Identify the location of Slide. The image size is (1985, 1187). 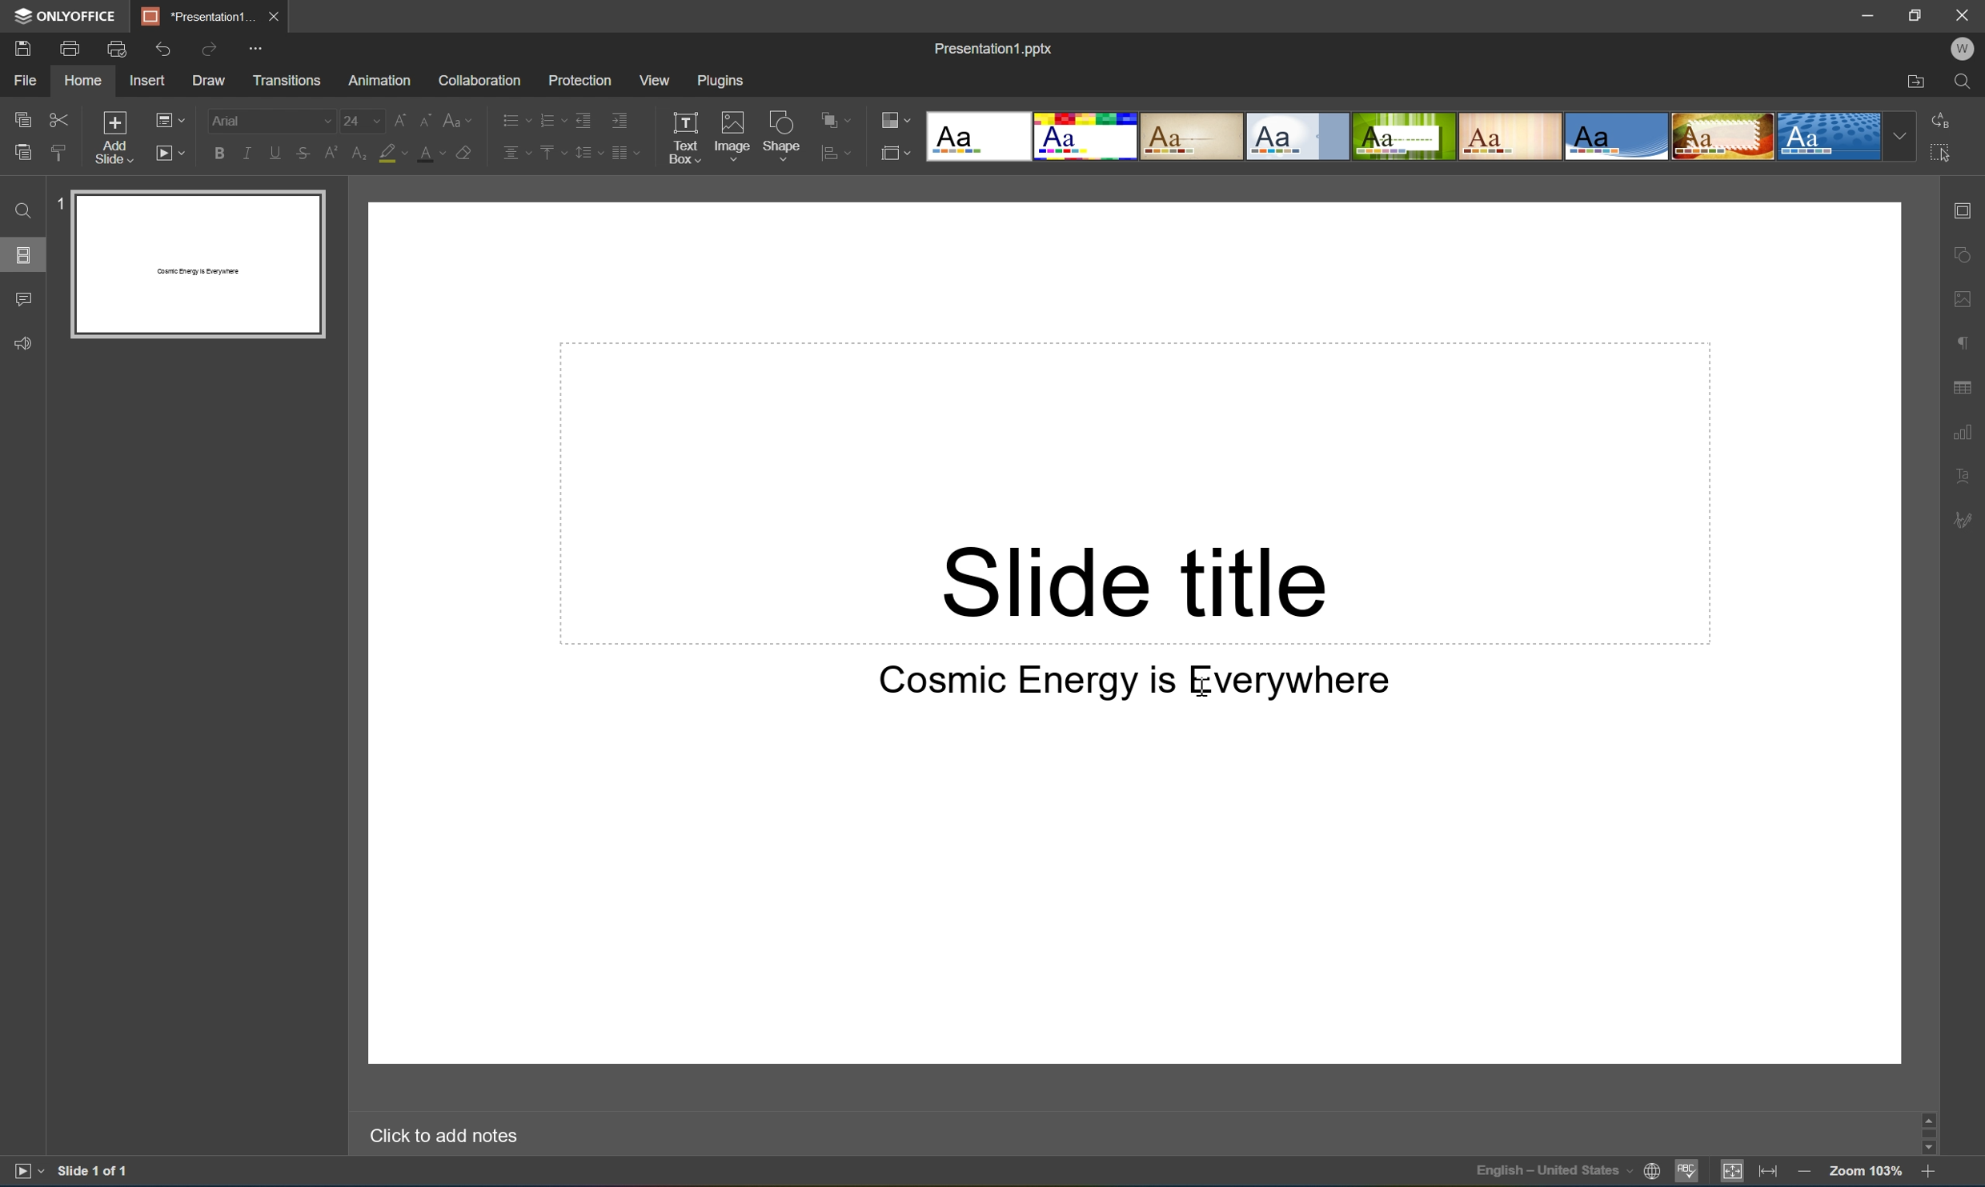
(198, 265).